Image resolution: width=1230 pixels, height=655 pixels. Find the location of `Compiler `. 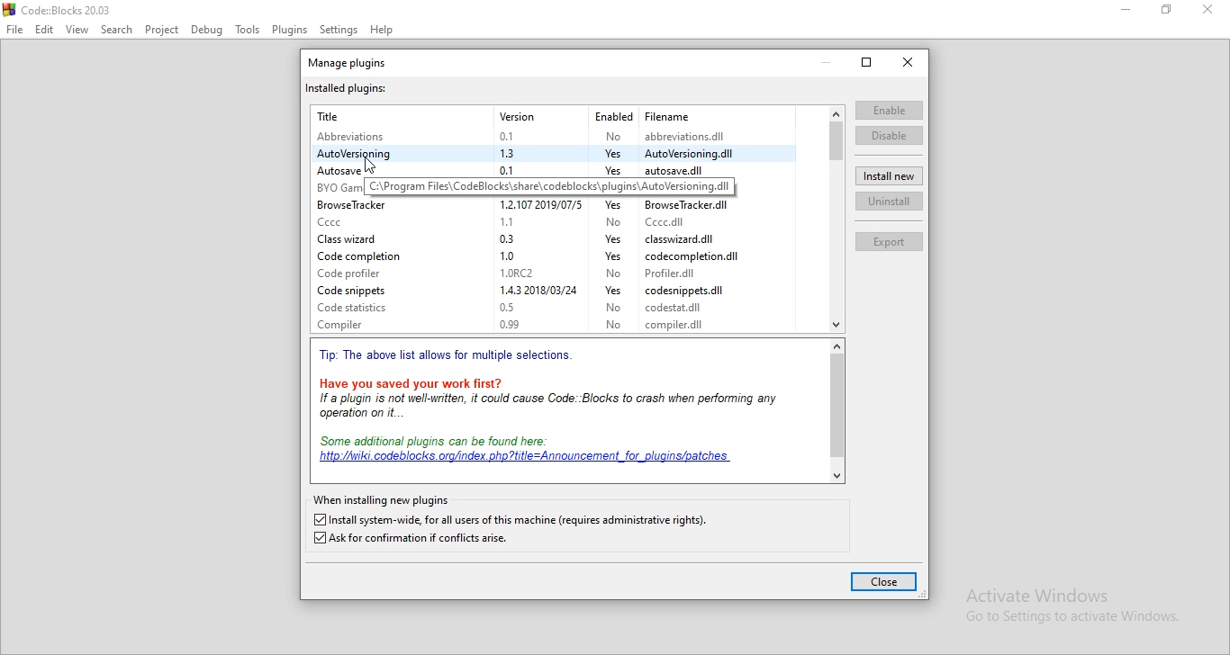

Compiler  is located at coordinates (366, 324).